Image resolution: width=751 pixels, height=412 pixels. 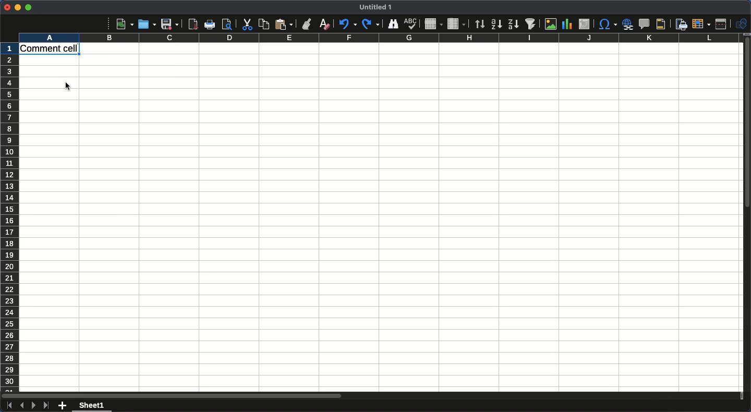 What do you see at coordinates (248, 23) in the screenshot?
I see `Cut` at bounding box center [248, 23].